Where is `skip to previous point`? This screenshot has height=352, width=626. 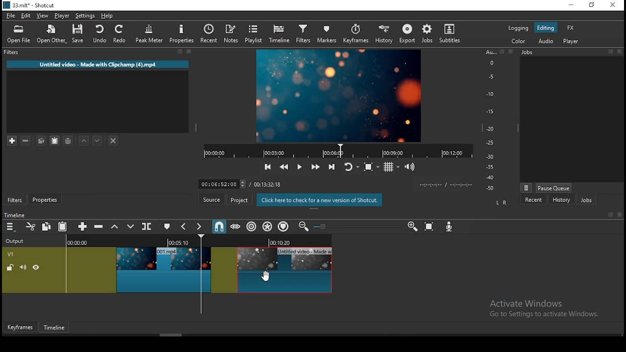 skip to previous point is located at coordinates (268, 167).